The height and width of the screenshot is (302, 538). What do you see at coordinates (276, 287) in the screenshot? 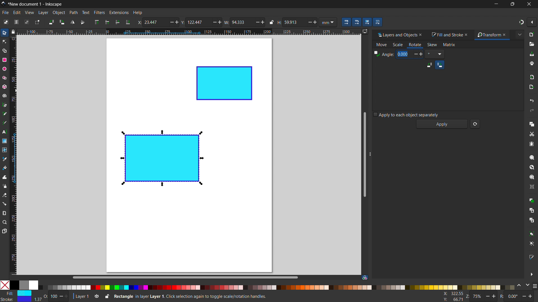
I see `color palletes` at bounding box center [276, 287].